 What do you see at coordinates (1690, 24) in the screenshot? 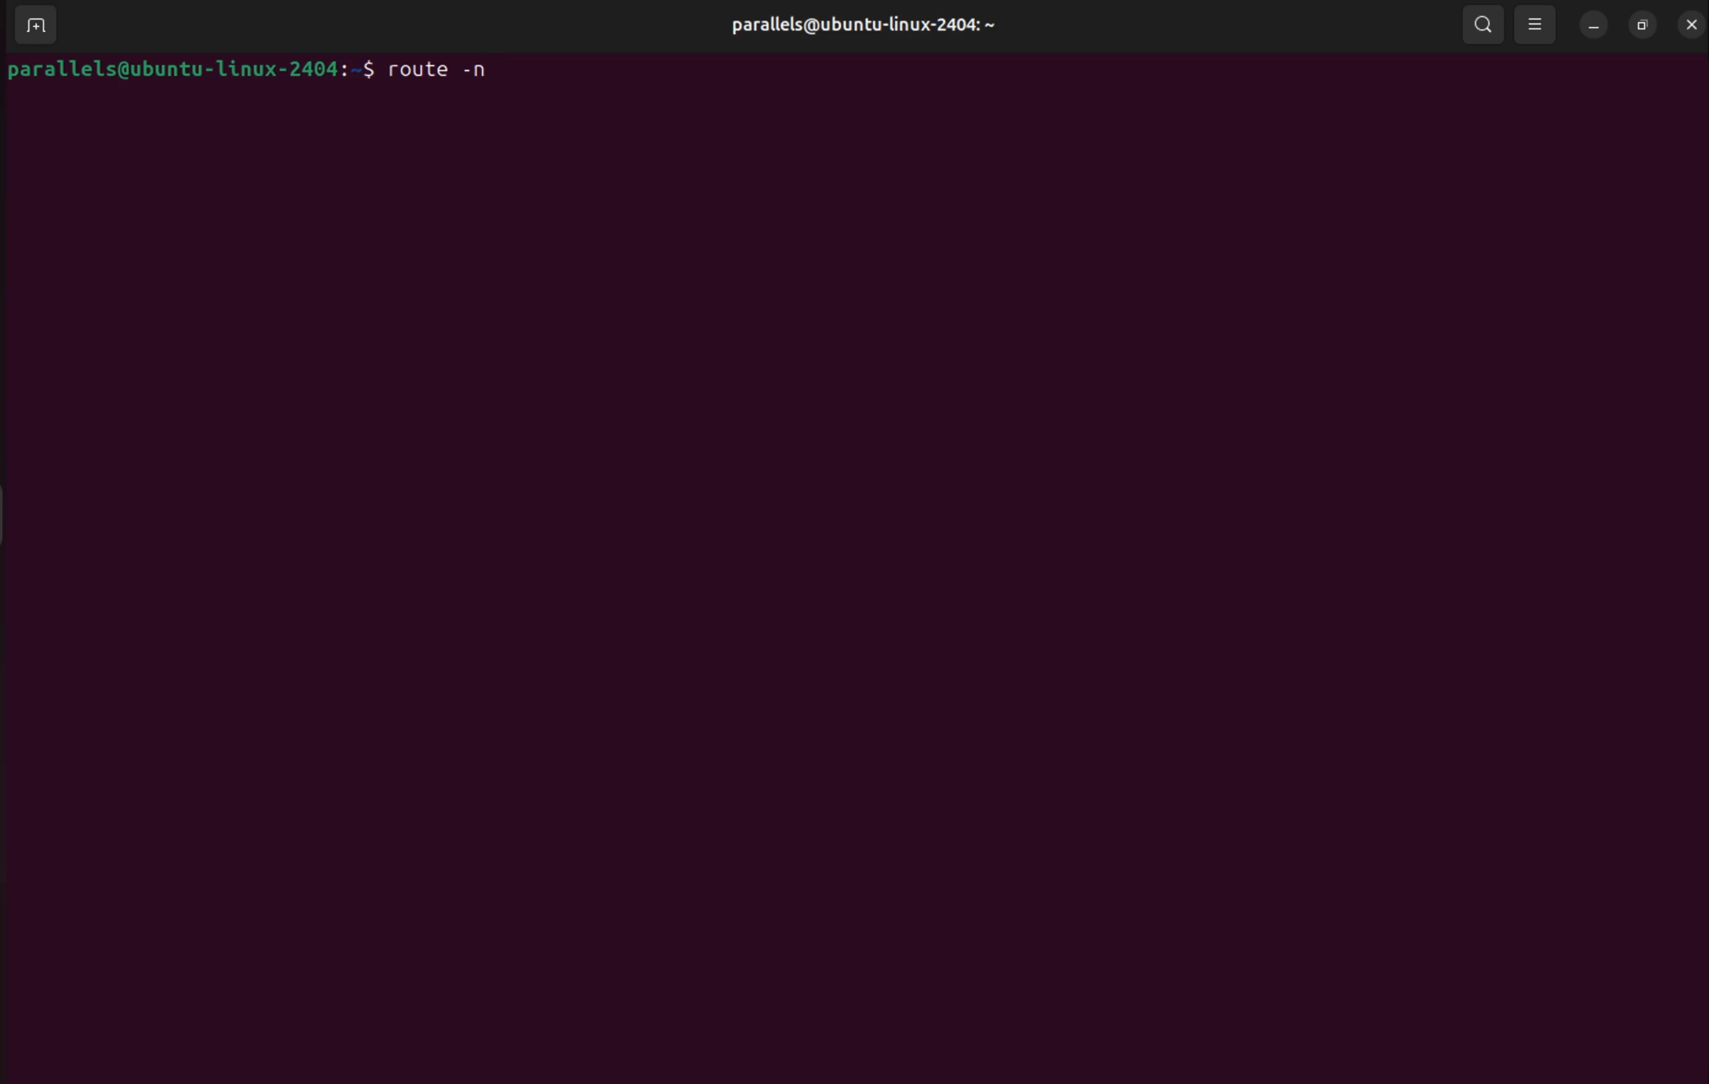
I see `close` at bounding box center [1690, 24].